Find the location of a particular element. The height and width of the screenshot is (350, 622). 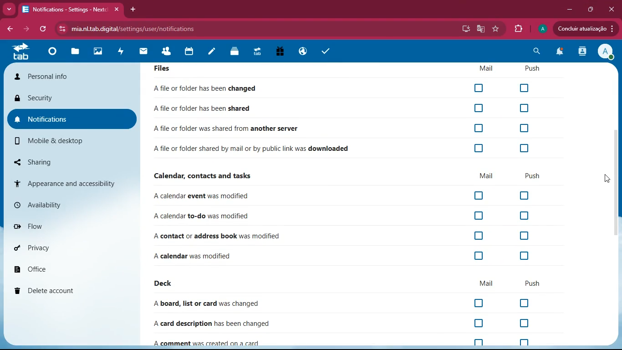

Checkbox is located at coordinates (478, 149).